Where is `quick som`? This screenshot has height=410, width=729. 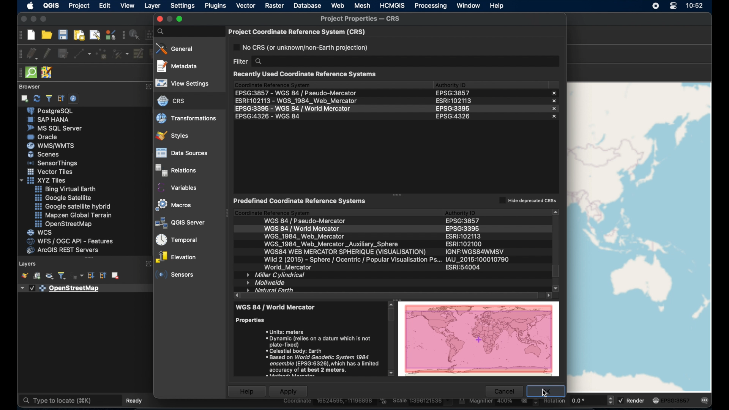 quick som is located at coordinates (32, 73).